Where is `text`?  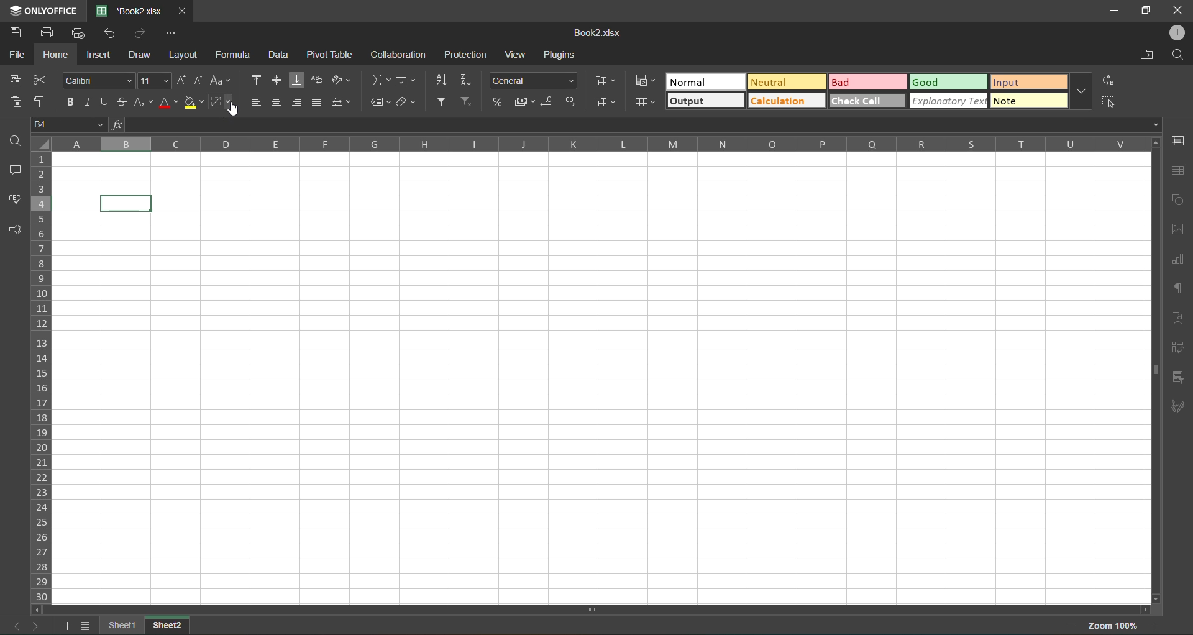
text is located at coordinates (1179, 317).